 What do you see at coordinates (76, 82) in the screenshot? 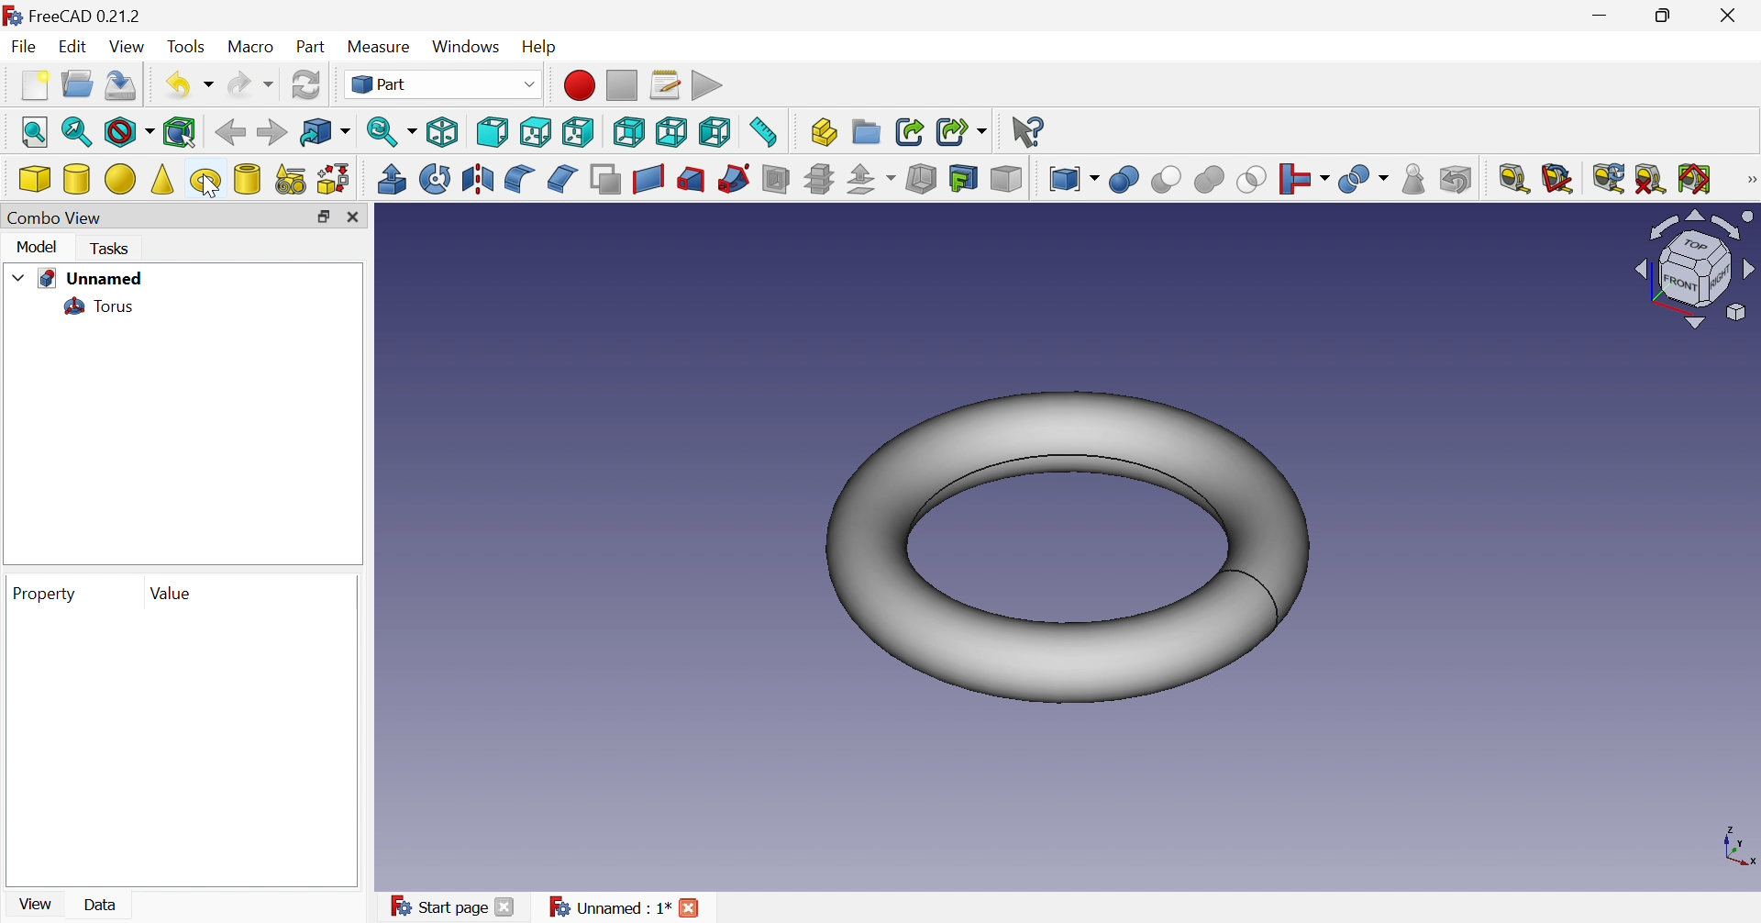
I see `Open` at bounding box center [76, 82].